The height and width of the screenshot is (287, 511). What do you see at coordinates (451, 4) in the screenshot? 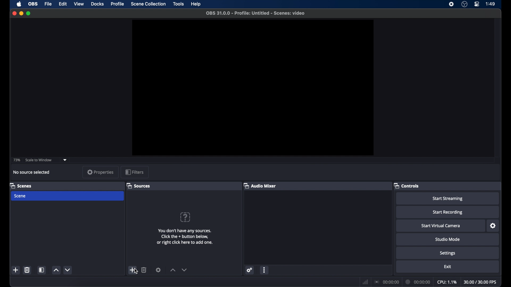
I see `screen recorder icon` at bounding box center [451, 4].